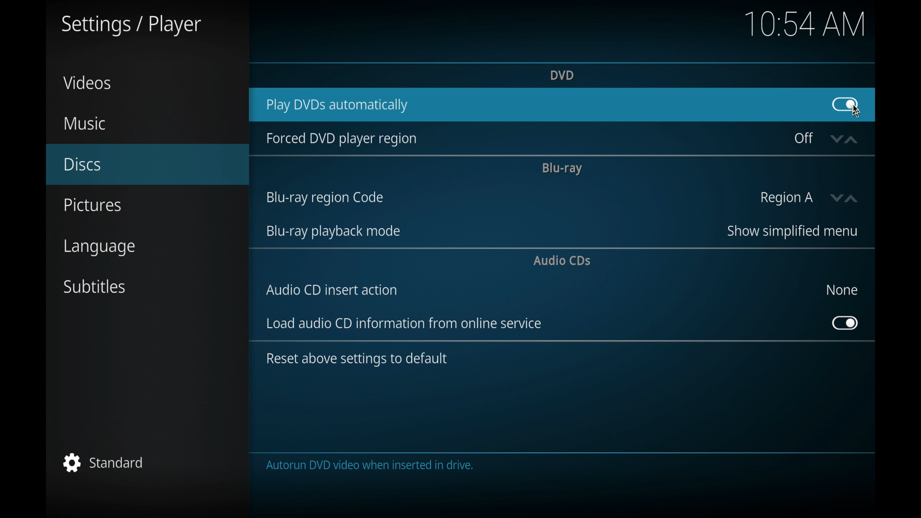 This screenshot has width=921, height=518. What do you see at coordinates (95, 287) in the screenshot?
I see `subtitles` at bounding box center [95, 287].